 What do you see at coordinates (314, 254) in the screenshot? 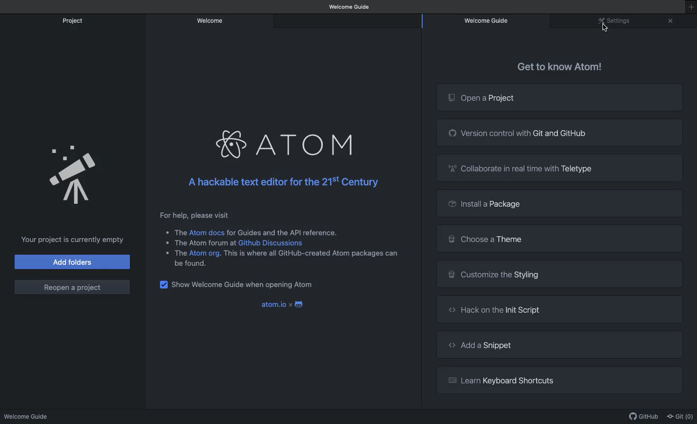
I see `is is where all GitHub-created Atom packages can` at bounding box center [314, 254].